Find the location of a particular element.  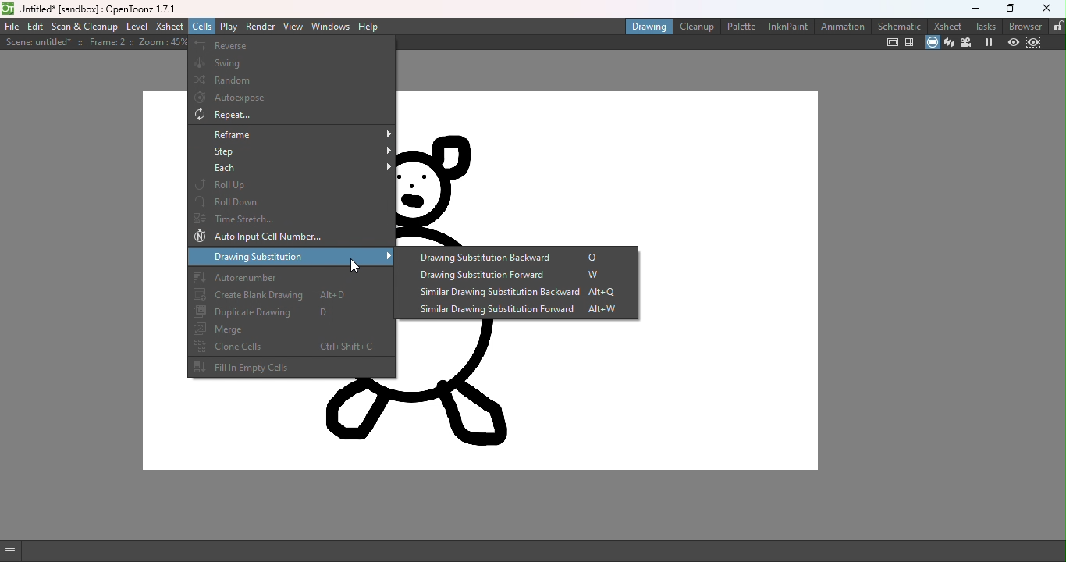

Palette is located at coordinates (741, 26).